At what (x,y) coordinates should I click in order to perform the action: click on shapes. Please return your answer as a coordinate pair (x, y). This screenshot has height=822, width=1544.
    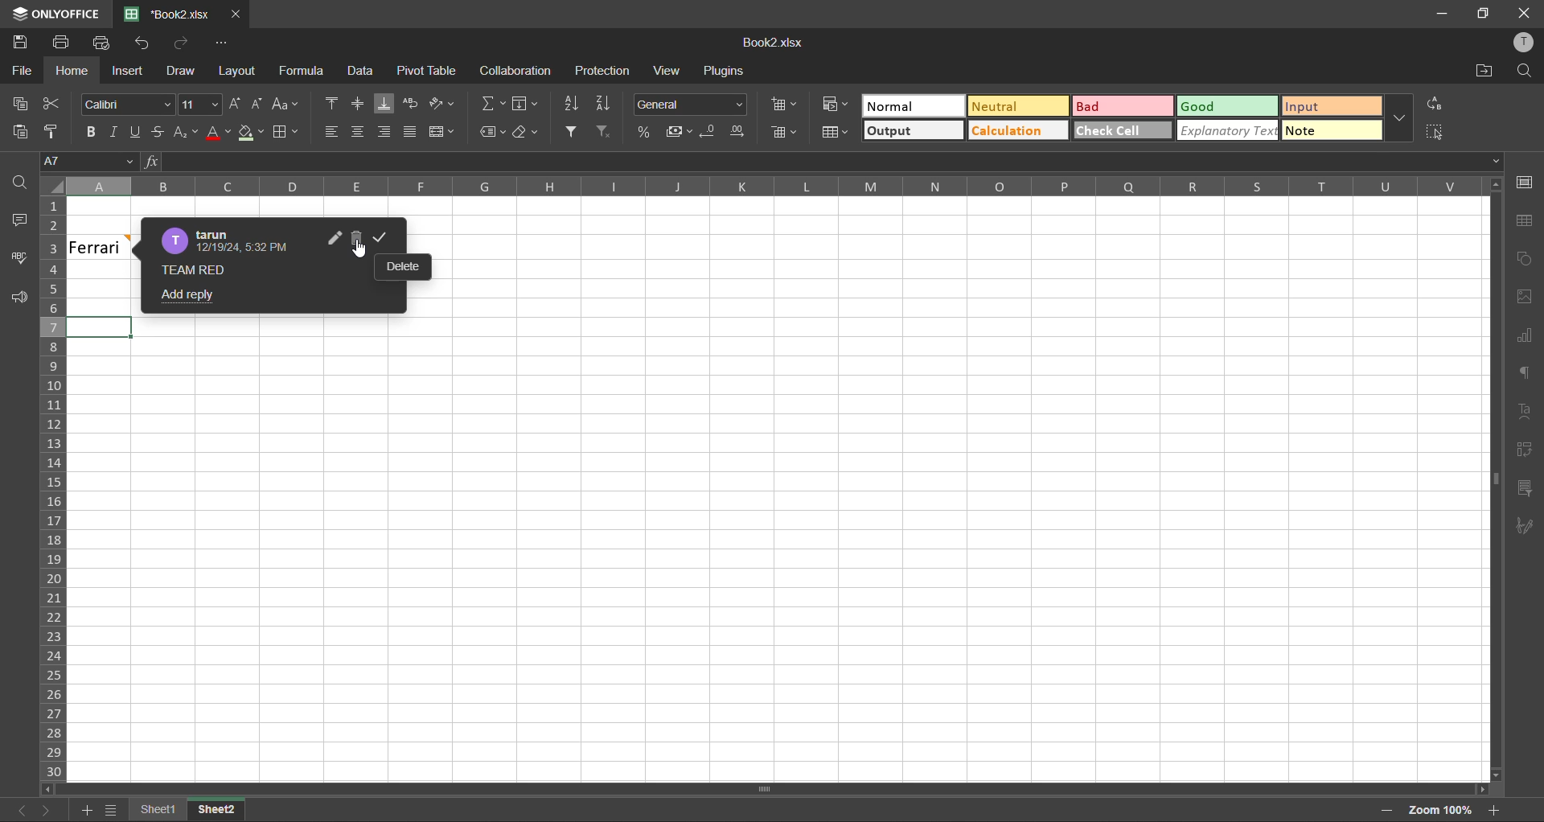
    Looking at the image, I should click on (1524, 260).